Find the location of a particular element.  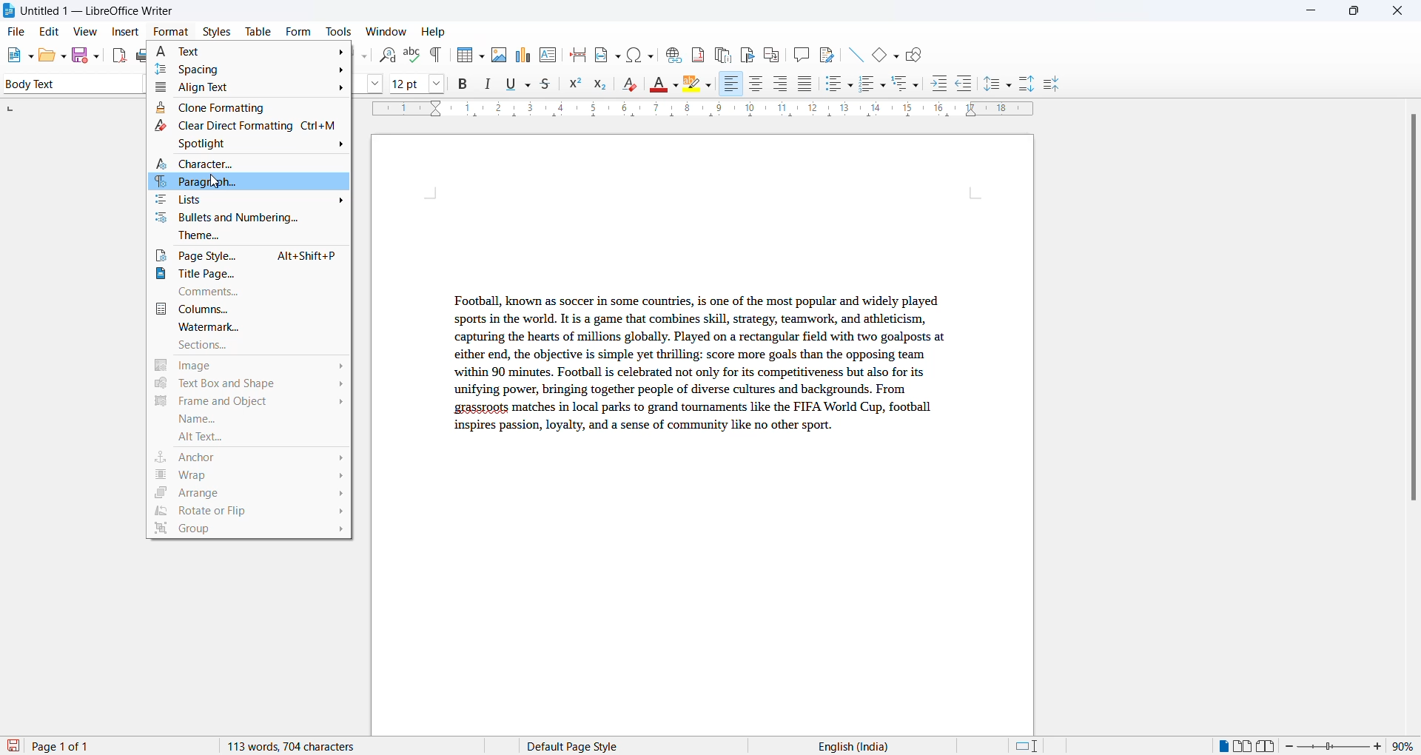

help is located at coordinates (434, 32).